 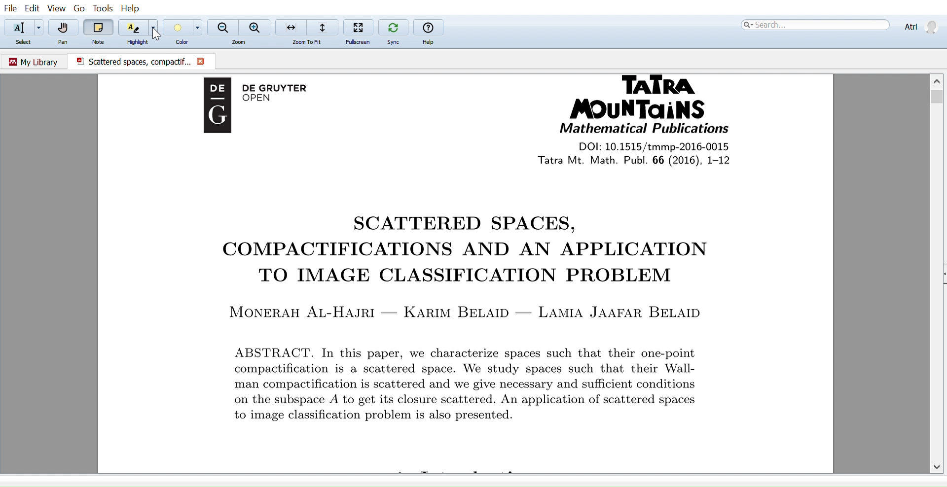 What do you see at coordinates (138, 42) in the screenshot?
I see `Highlight` at bounding box center [138, 42].